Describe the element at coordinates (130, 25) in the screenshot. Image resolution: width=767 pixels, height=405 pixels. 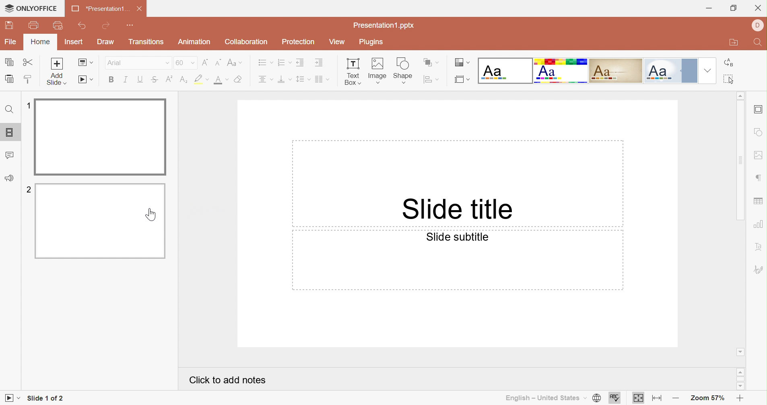
I see `Customize quick access toolbar` at that location.